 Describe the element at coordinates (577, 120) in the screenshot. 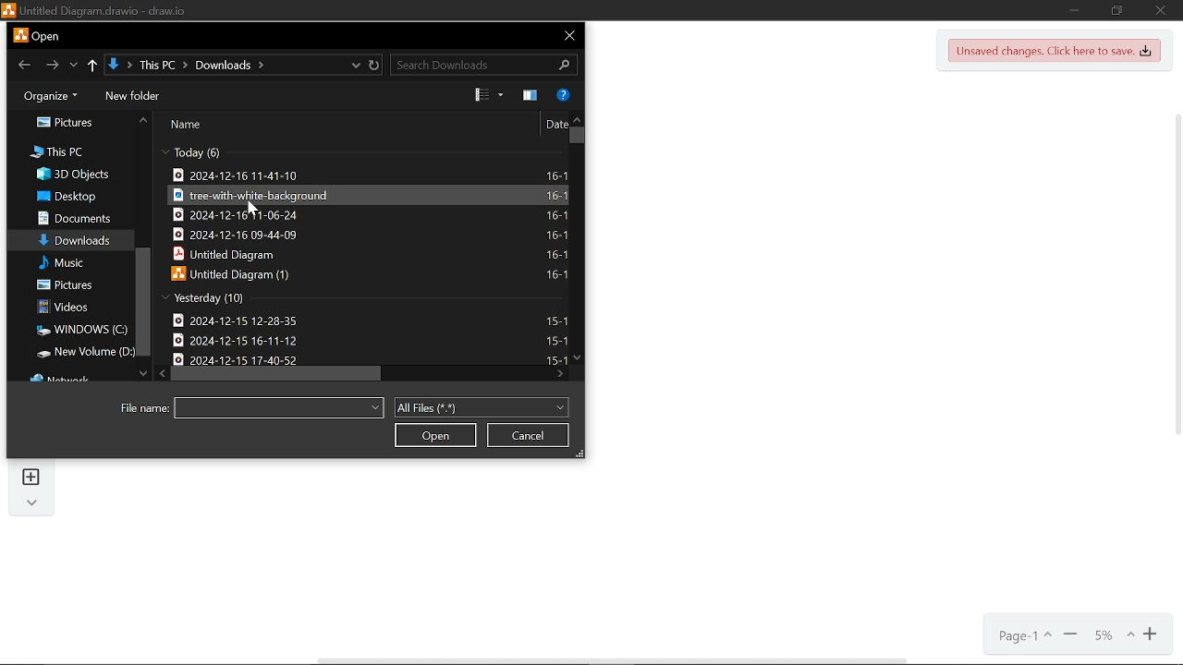

I see `Move up in files` at that location.